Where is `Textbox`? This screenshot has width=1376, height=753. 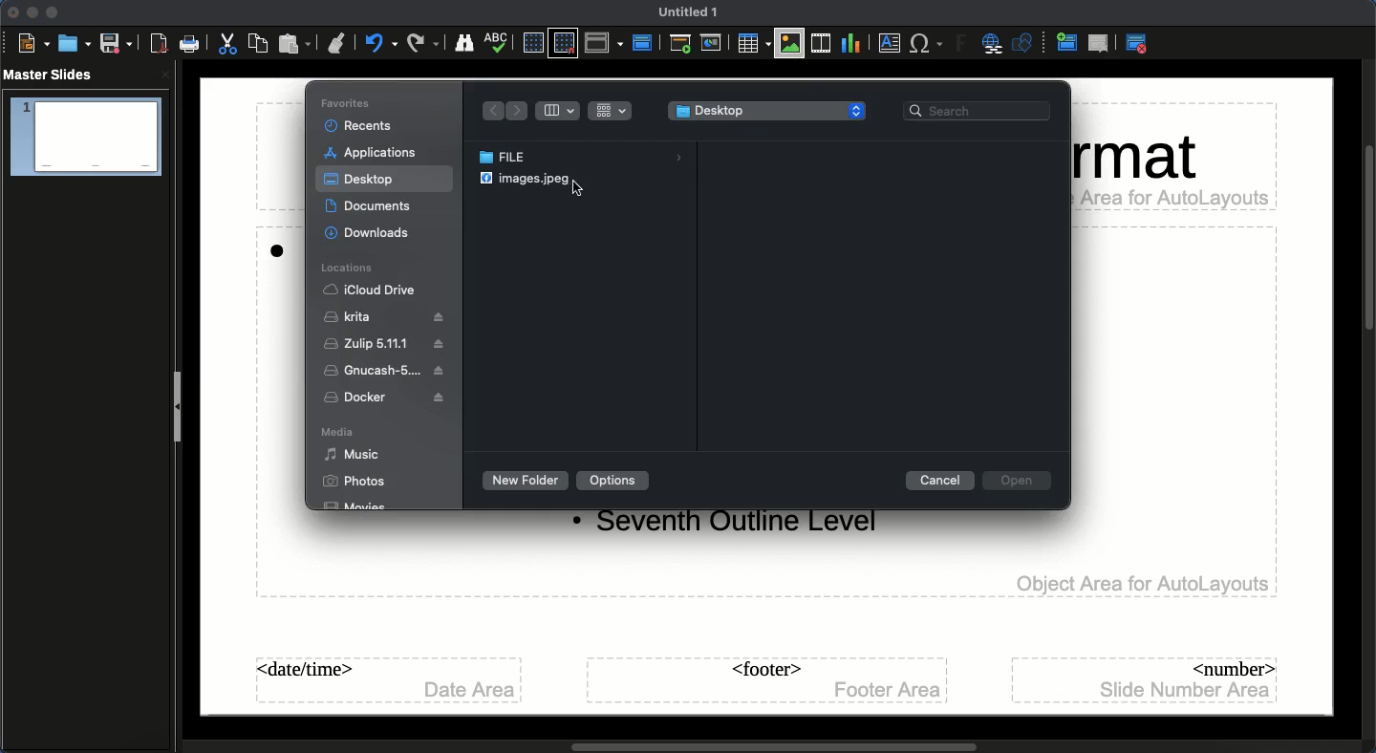
Textbox is located at coordinates (888, 44).